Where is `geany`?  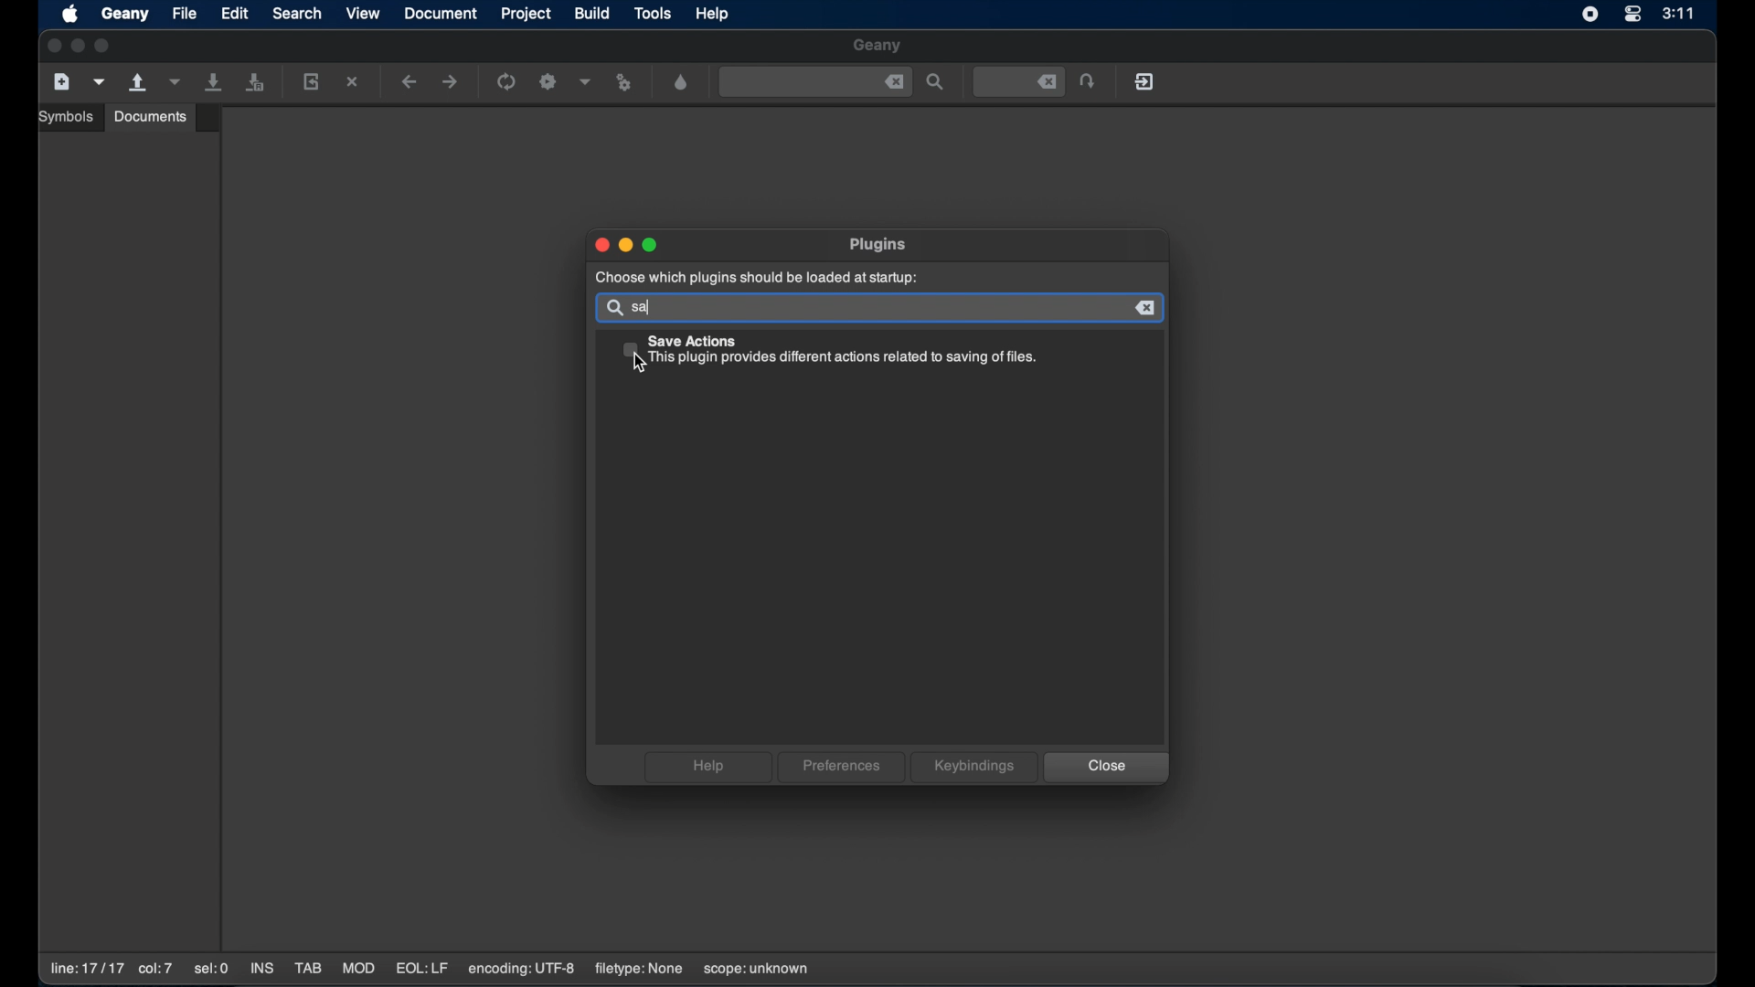
geany is located at coordinates (878, 47).